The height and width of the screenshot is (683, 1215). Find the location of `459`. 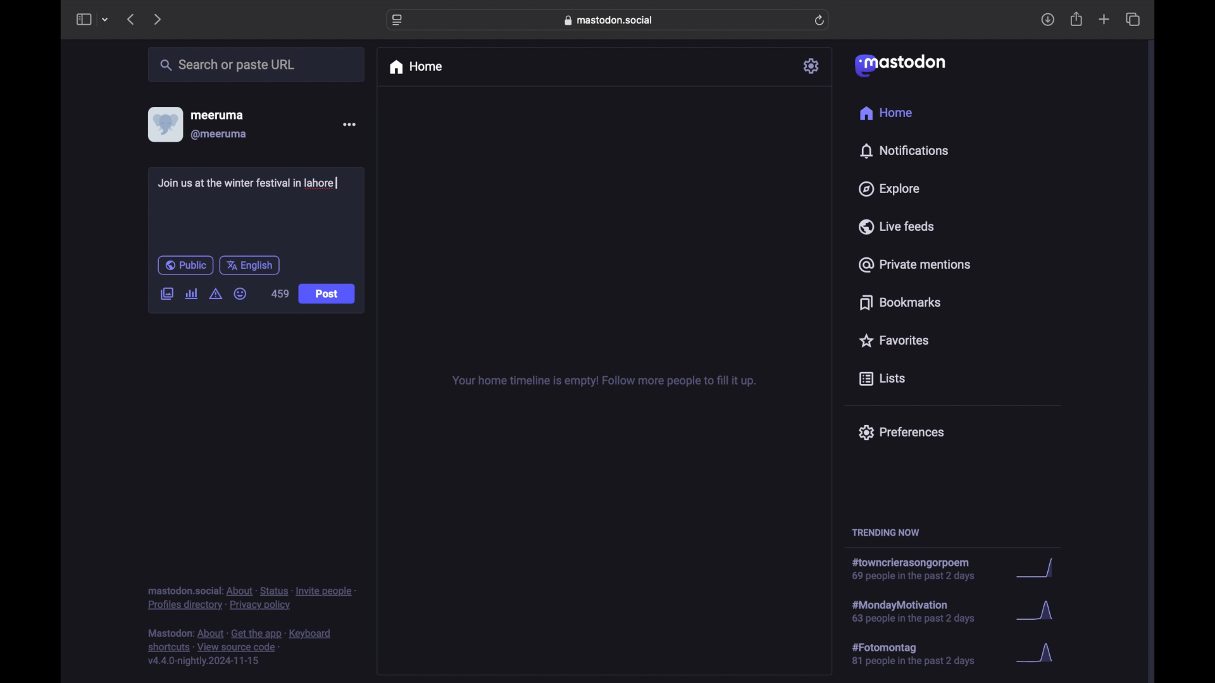

459 is located at coordinates (278, 293).